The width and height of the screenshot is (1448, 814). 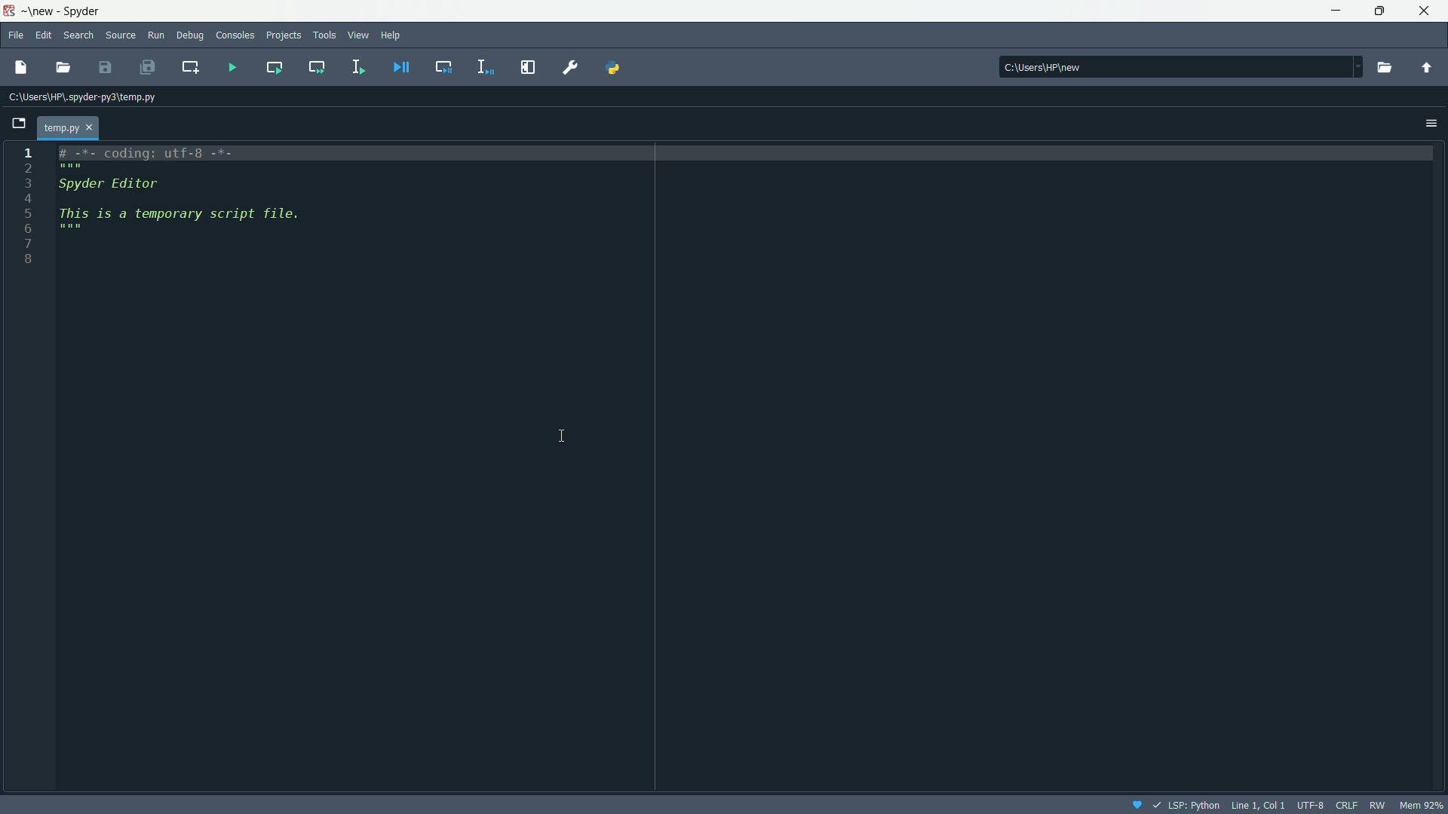 What do you see at coordinates (17, 34) in the screenshot?
I see `File` at bounding box center [17, 34].